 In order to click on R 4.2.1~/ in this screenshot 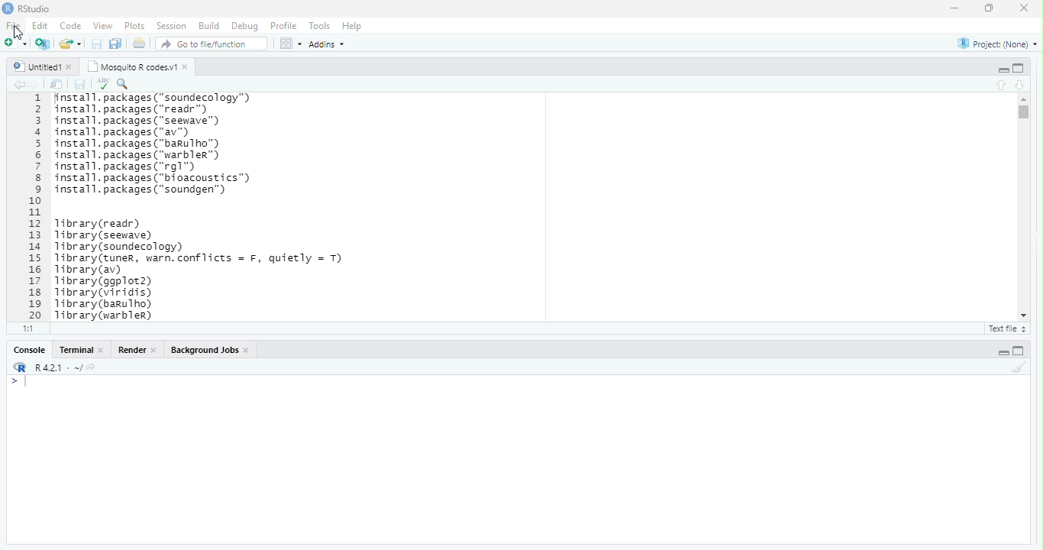, I will do `click(59, 368)`.